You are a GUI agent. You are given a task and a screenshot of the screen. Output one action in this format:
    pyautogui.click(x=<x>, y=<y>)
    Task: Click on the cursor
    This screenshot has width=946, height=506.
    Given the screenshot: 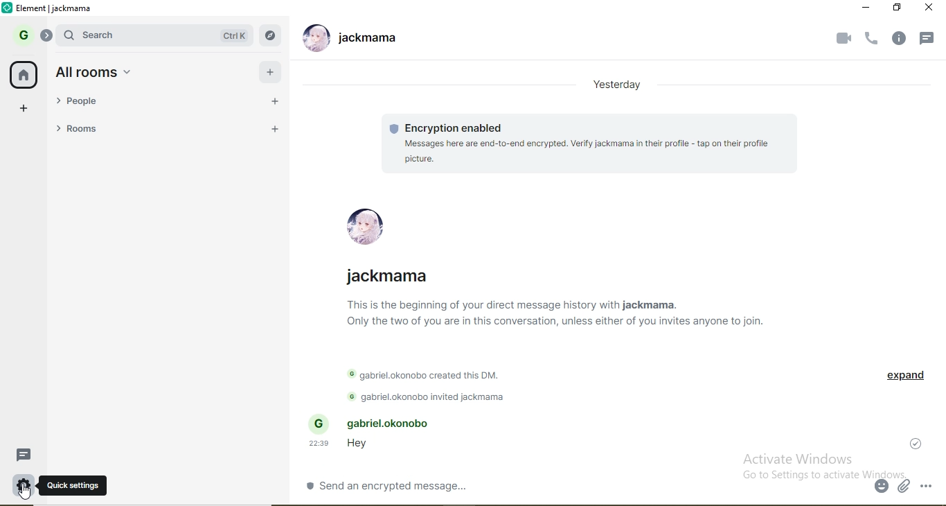 What is the action you would take?
    pyautogui.click(x=24, y=492)
    